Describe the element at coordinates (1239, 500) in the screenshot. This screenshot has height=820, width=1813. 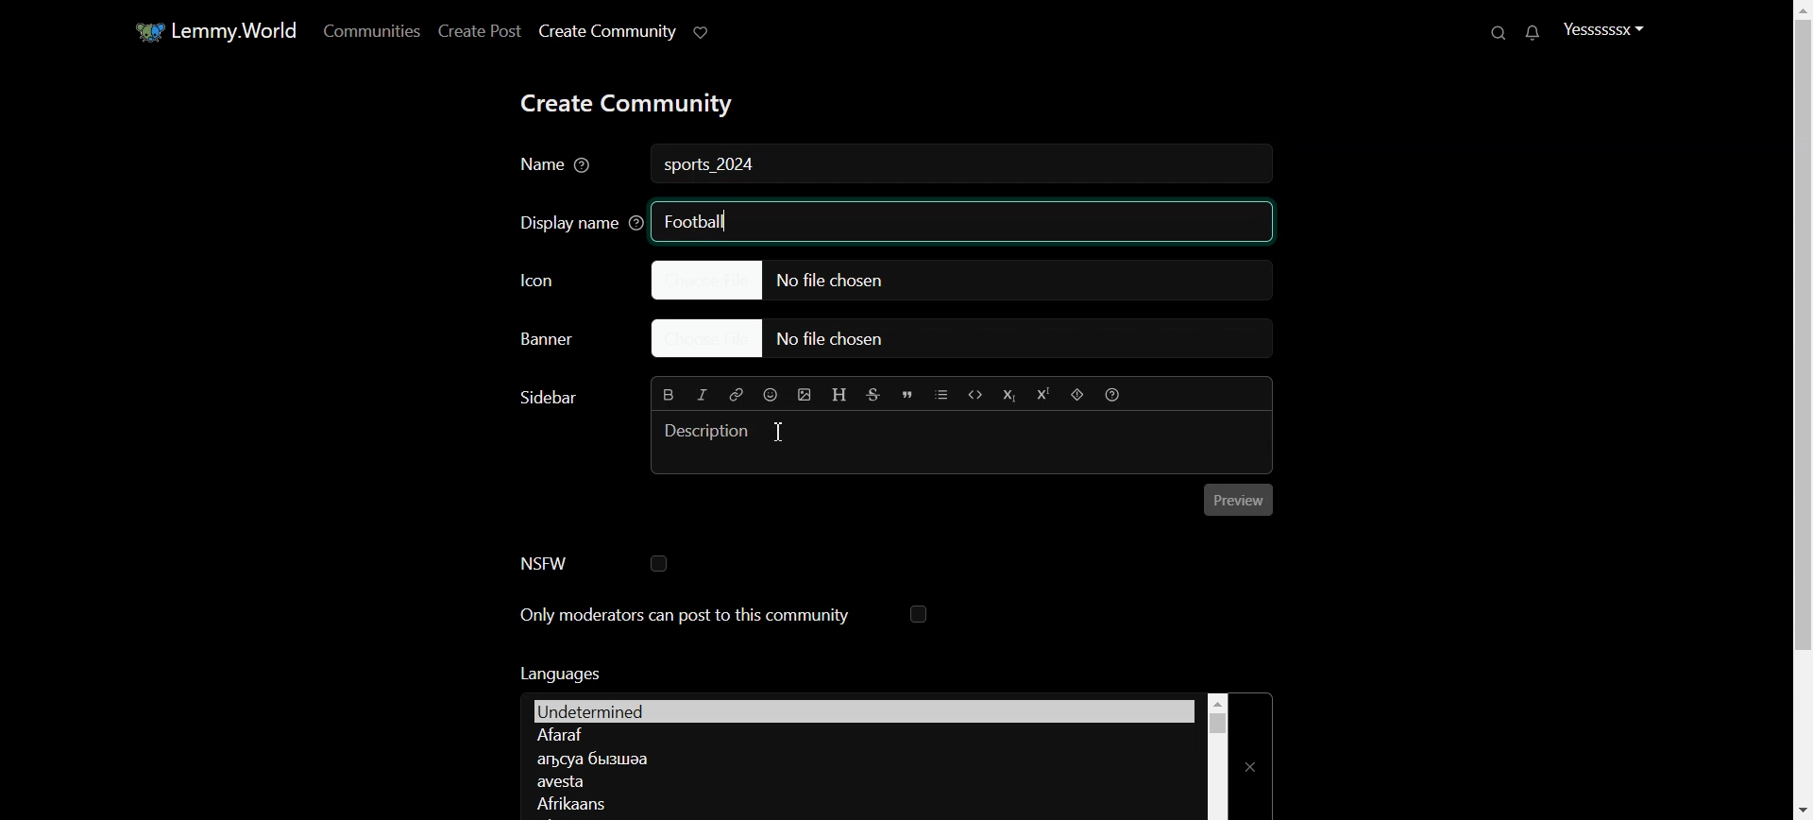
I see `Preview` at that location.